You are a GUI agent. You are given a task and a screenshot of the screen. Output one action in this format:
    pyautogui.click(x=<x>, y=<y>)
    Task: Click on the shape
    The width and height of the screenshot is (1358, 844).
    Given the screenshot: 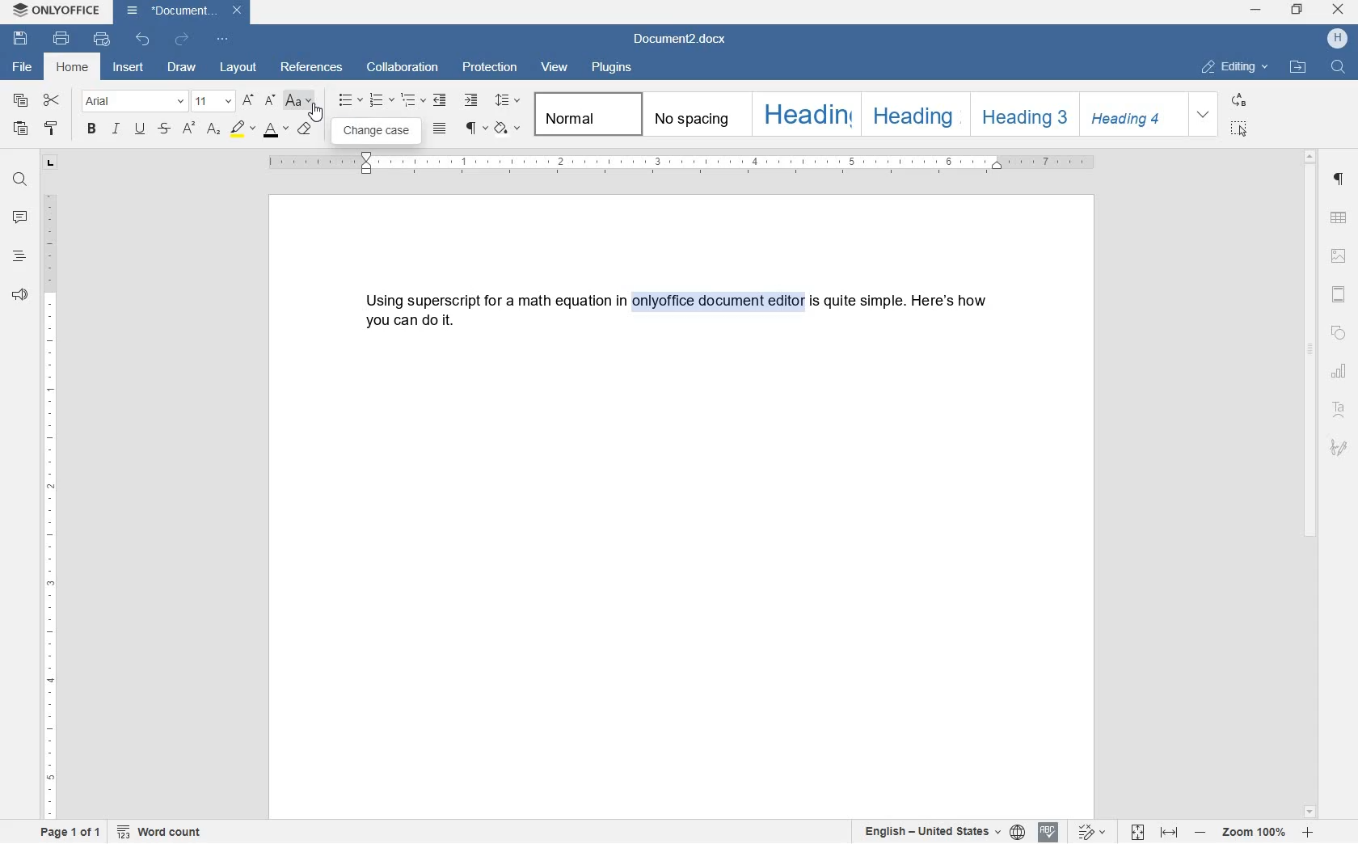 What is the action you would take?
    pyautogui.click(x=1338, y=335)
    